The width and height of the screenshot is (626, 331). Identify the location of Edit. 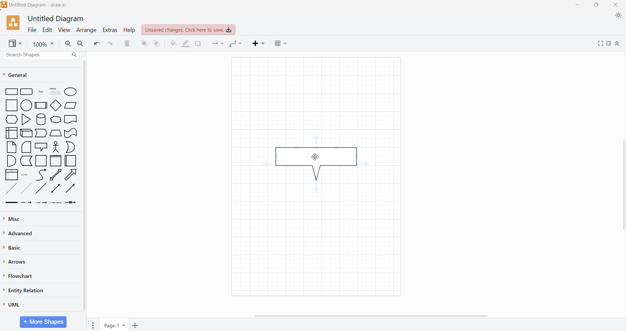
(47, 30).